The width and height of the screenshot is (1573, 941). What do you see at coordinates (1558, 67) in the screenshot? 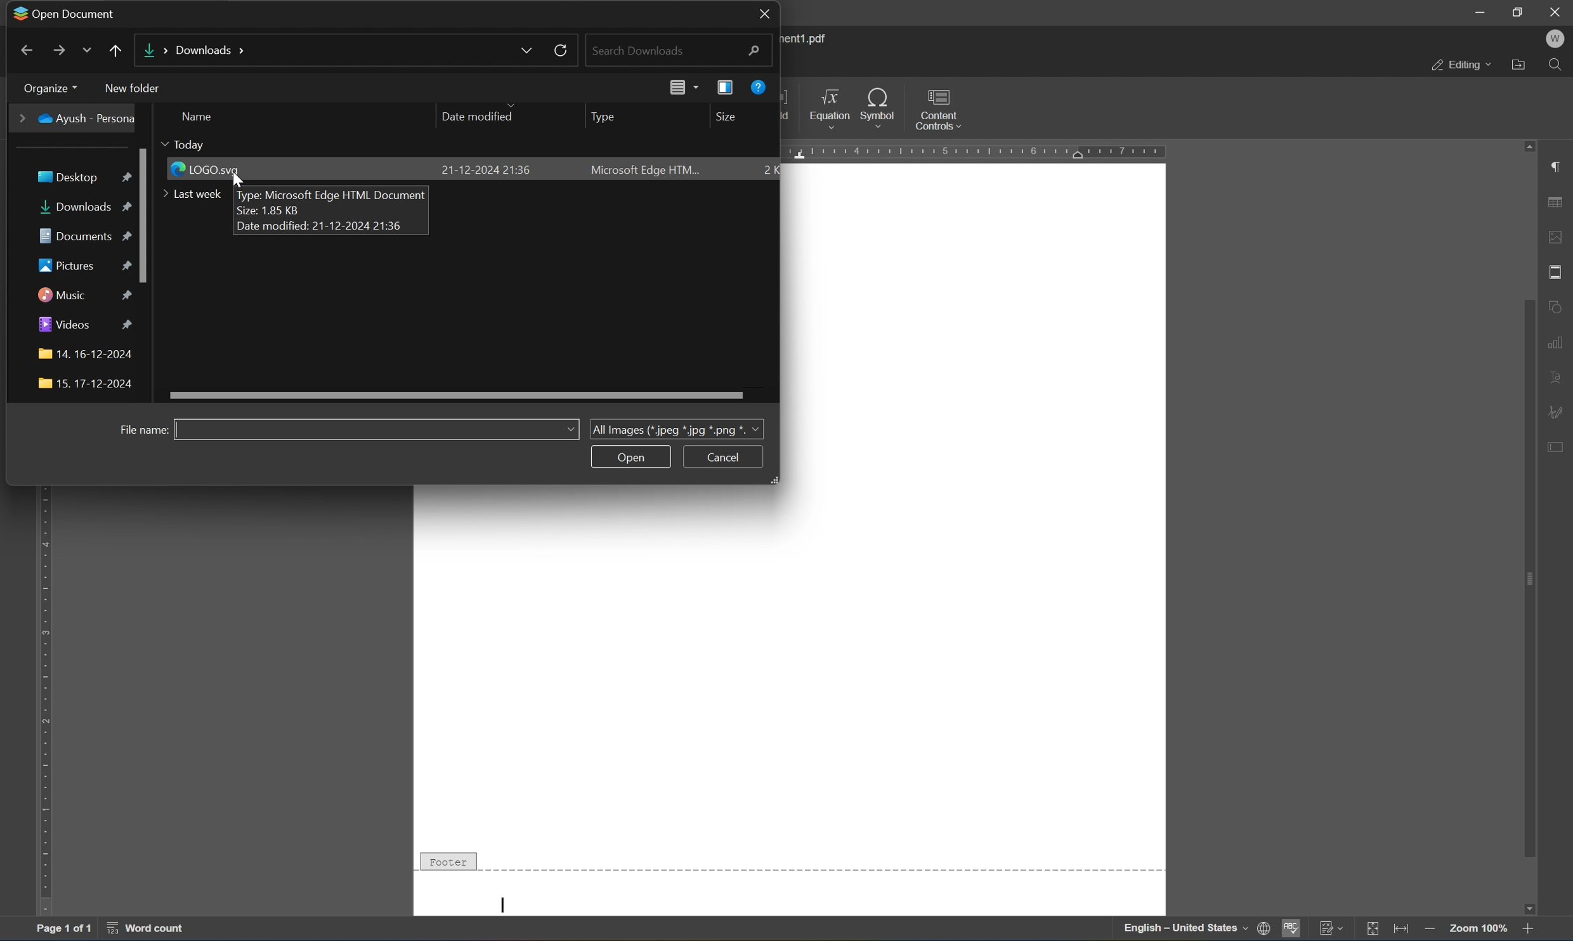
I see `find` at bounding box center [1558, 67].